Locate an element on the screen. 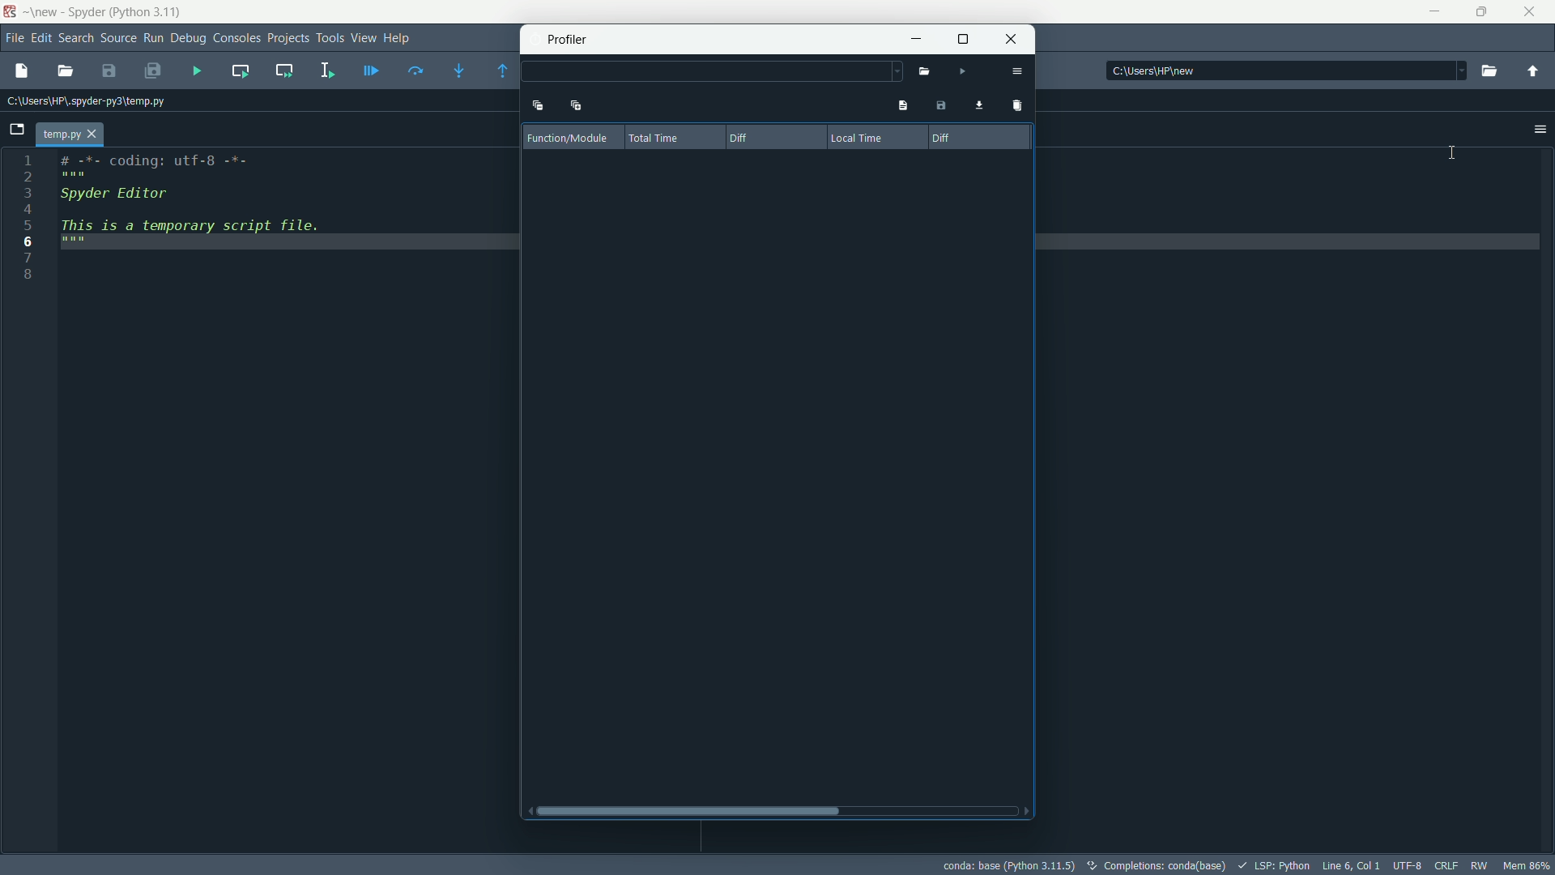 The image size is (1555, 875). run current cell is located at coordinates (241, 72).